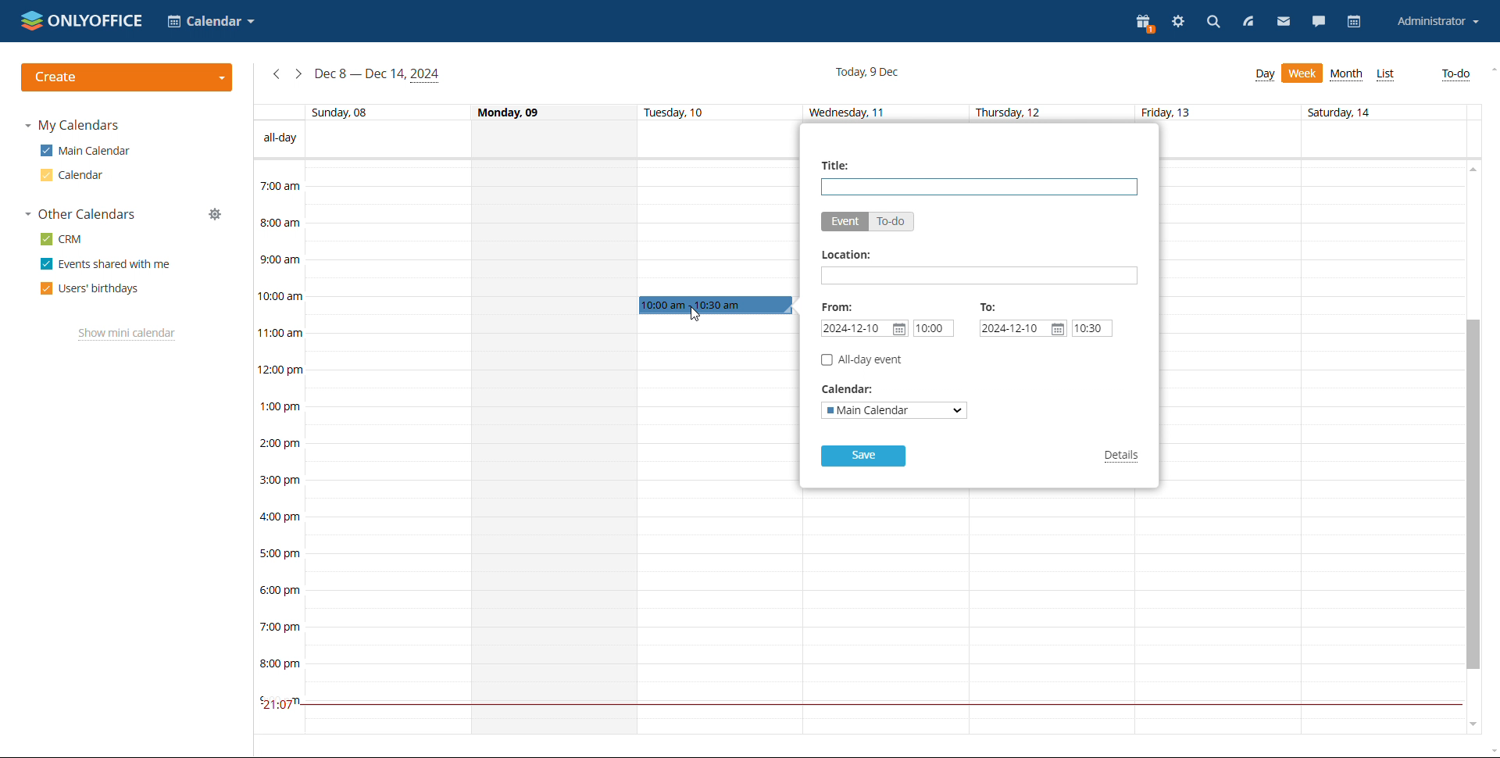  What do you see at coordinates (858, 113) in the screenshot?
I see `days` at bounding box center [858, 113].